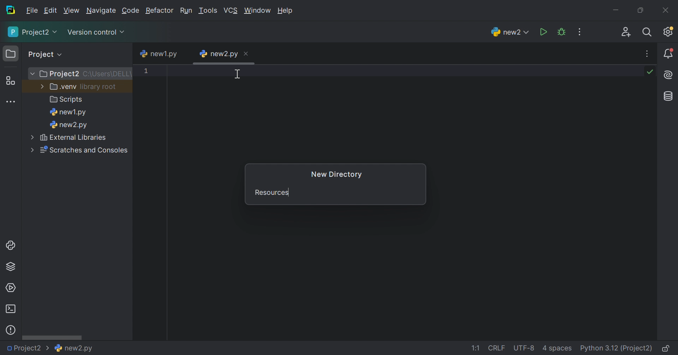  I want to click on Python console, so click(10, 245).